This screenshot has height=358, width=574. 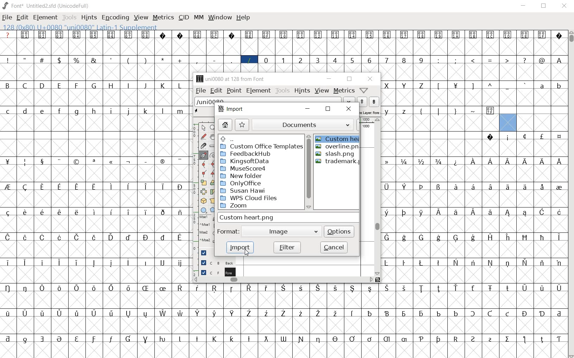 What do you see at coordinates (59, 60) in the screenshot?
I see `glyph` at bounding box center [59, 60].